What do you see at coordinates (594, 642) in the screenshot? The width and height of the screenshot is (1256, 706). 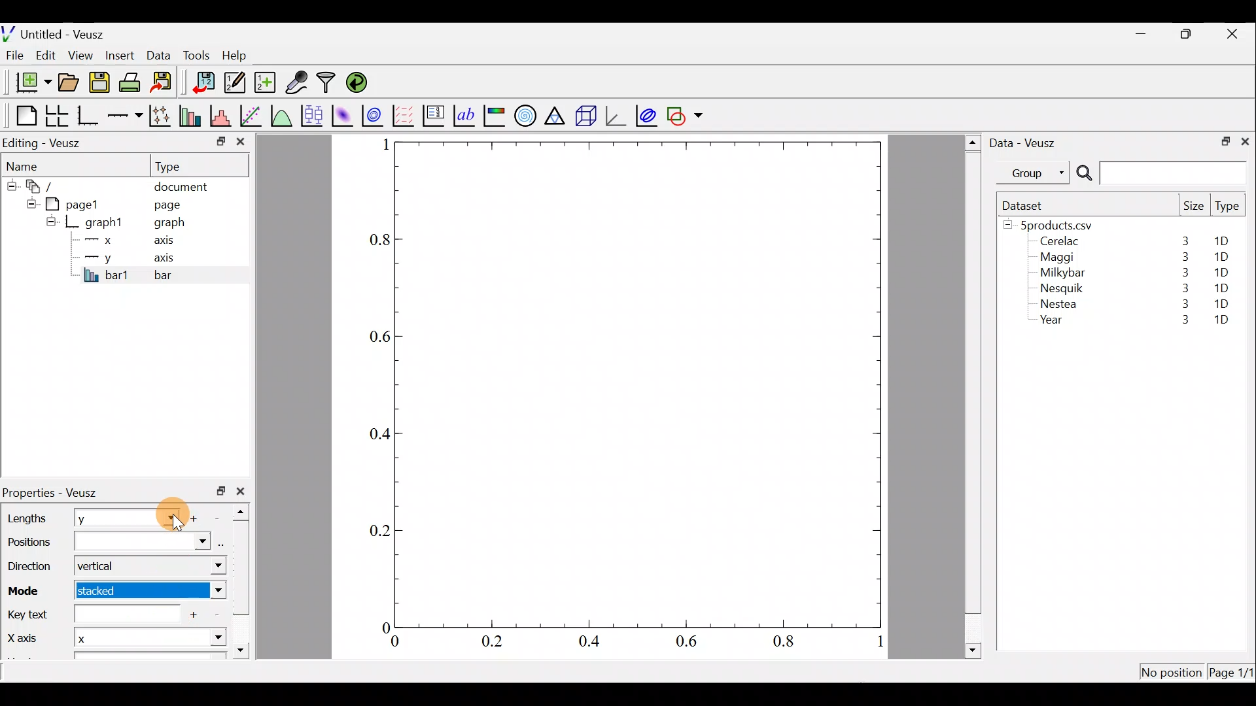 I see `0.4` at bounding box center [594, 642].